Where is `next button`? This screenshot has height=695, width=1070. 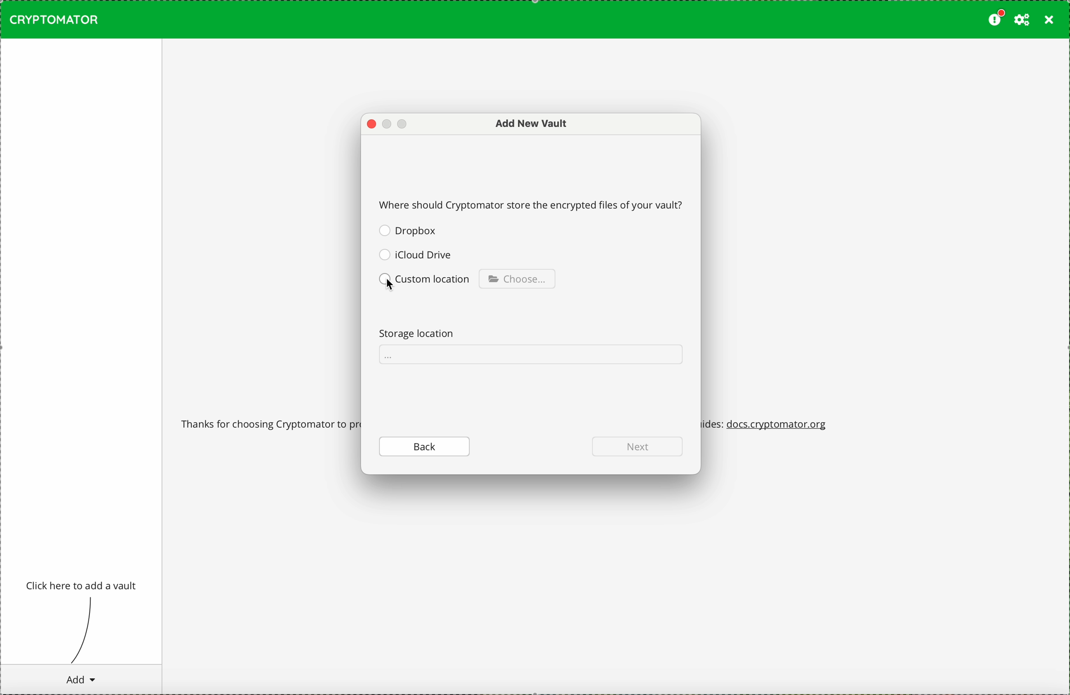 next button is located at coordinates (637, 446).